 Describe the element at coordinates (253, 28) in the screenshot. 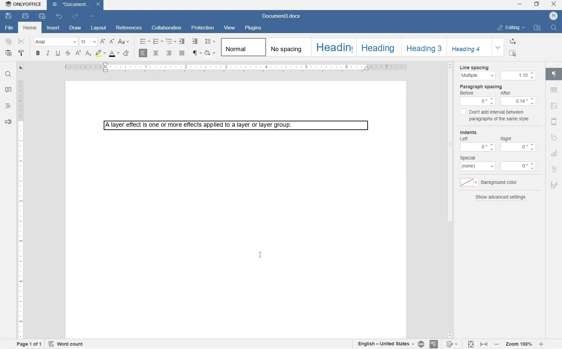

I see `PLUGINS` at that location.